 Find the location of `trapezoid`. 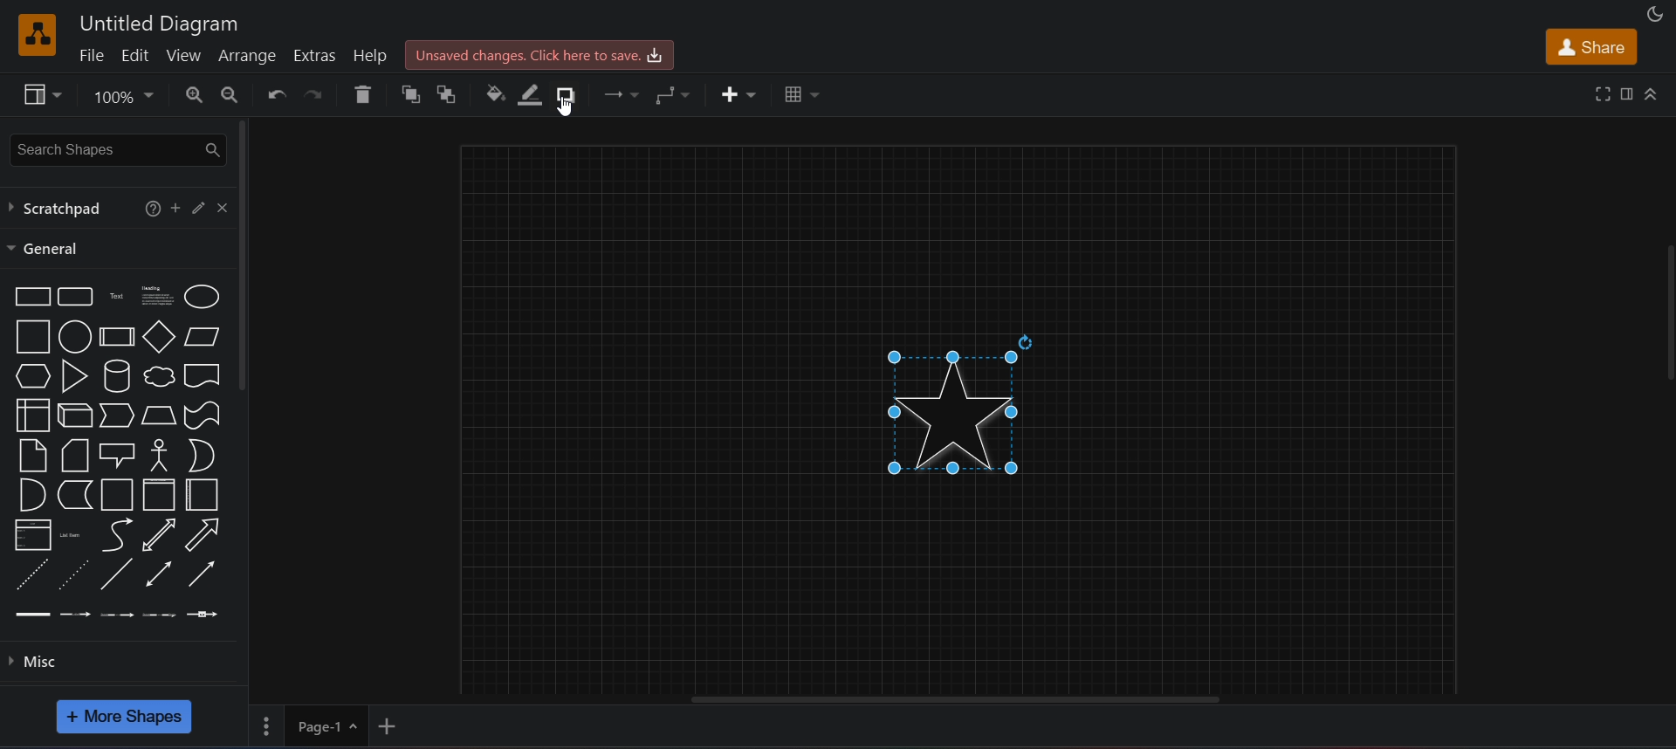

trapezoid is located at coordinates (158, 415).